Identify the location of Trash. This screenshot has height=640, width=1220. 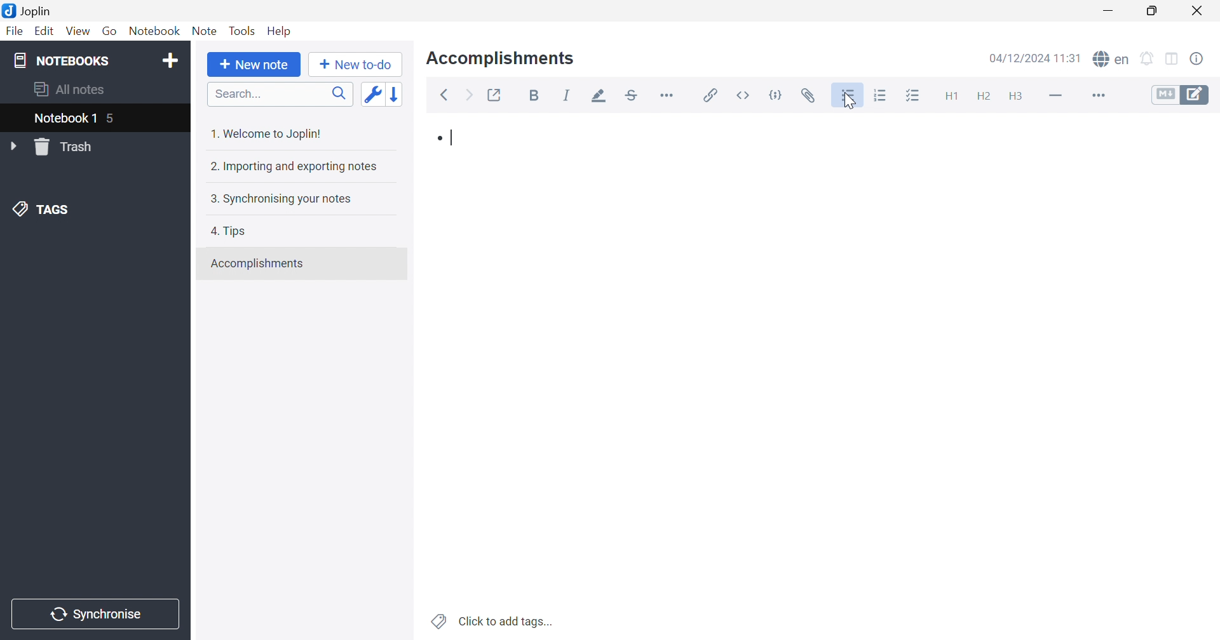
(67, 147).